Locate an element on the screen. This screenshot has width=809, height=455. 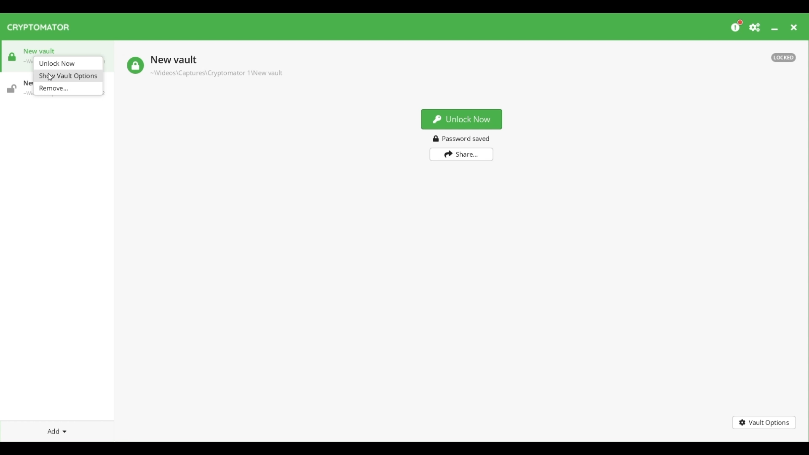
Cursor clicking on vault options is located at coordinates (50, 77).